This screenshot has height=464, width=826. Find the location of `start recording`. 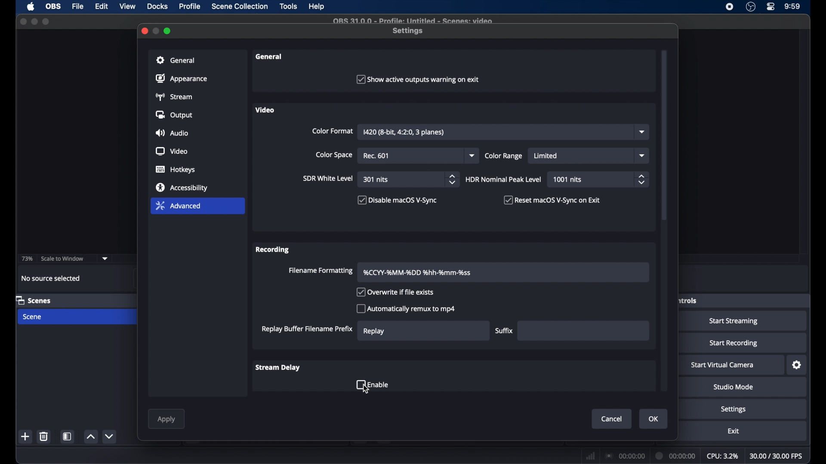

start recording is located at coordinates (734, 343).